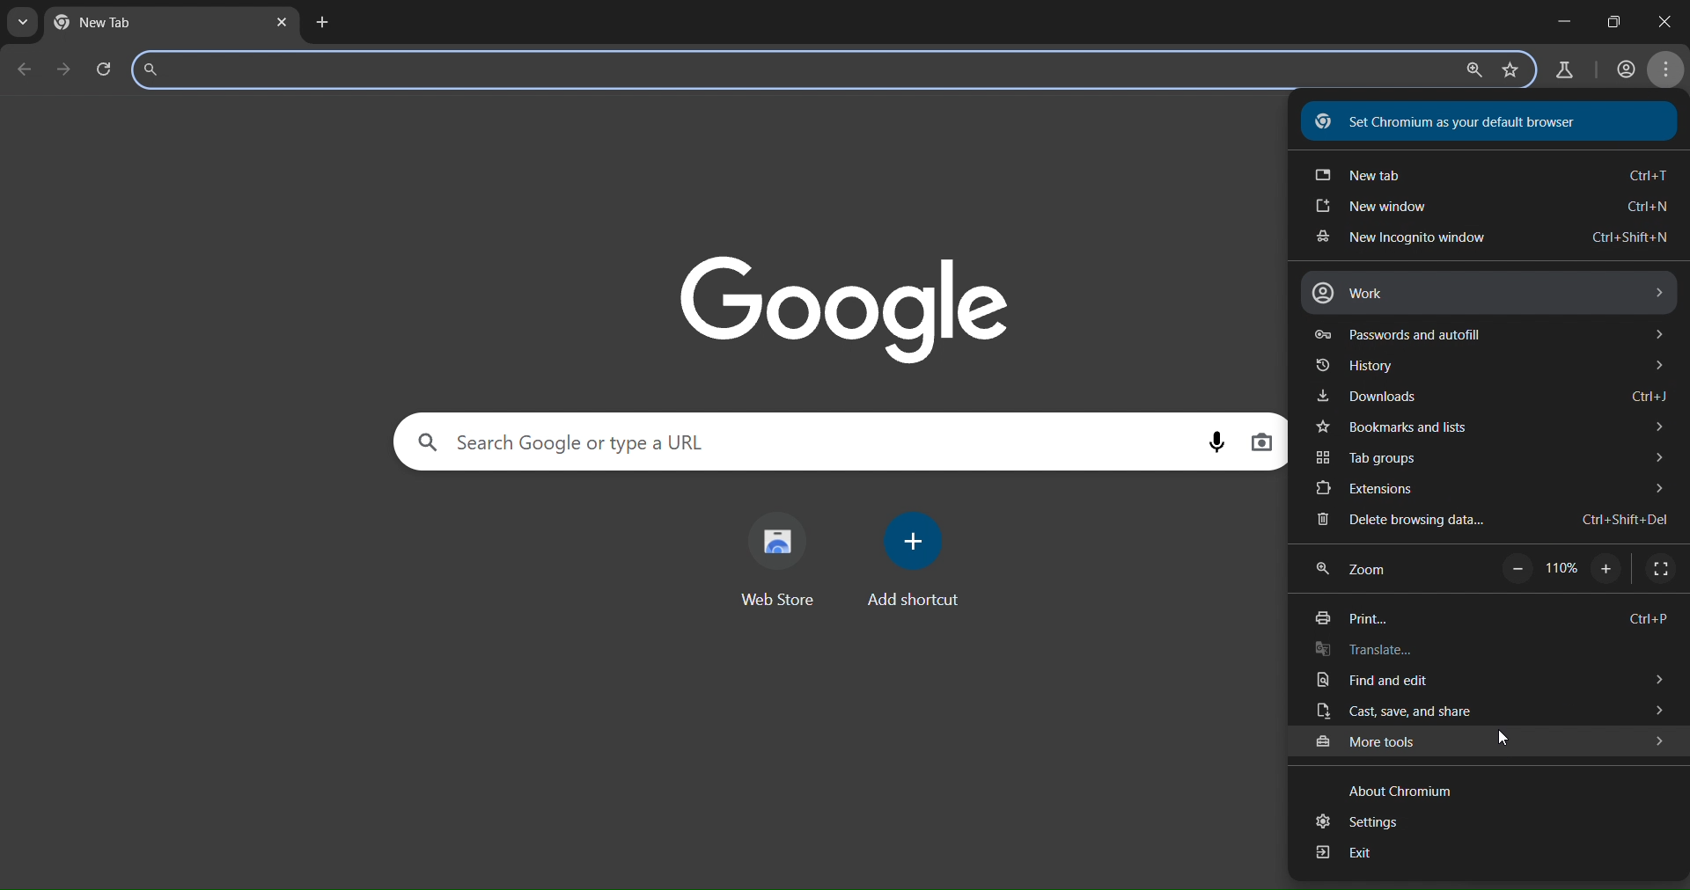  Describe the element at coordinates (1623, 70) in the screenshot. I see `account` at that location.